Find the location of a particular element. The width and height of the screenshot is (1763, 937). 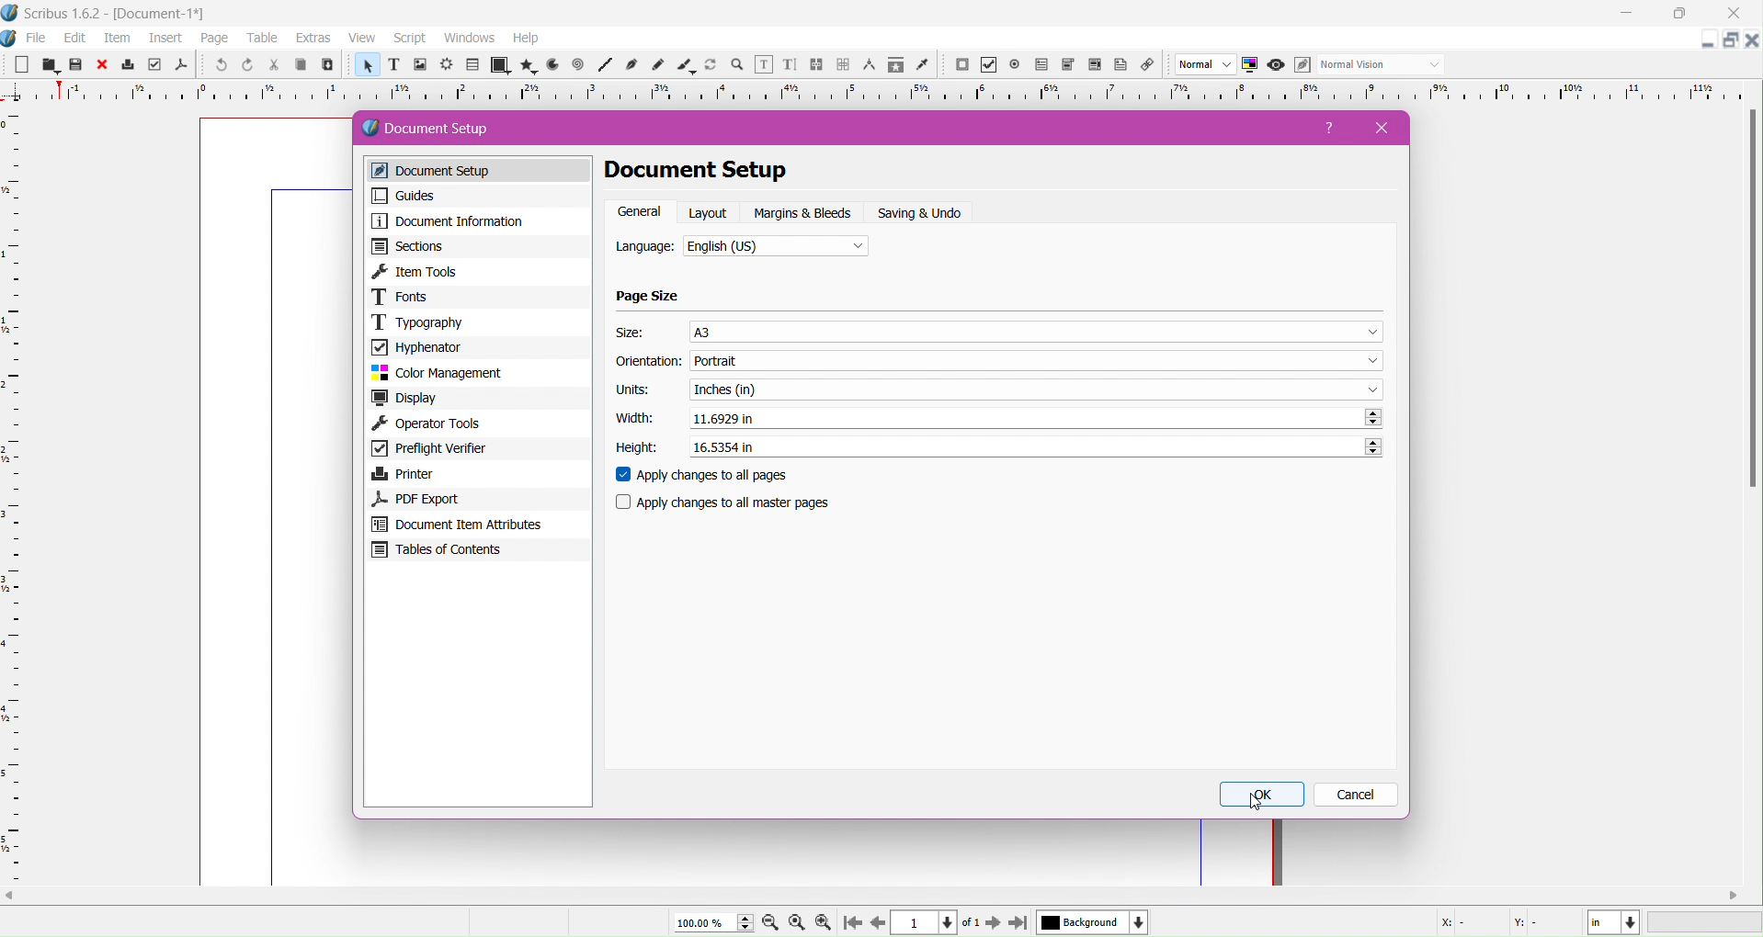

Orientation is located at coordinates (649, 363).